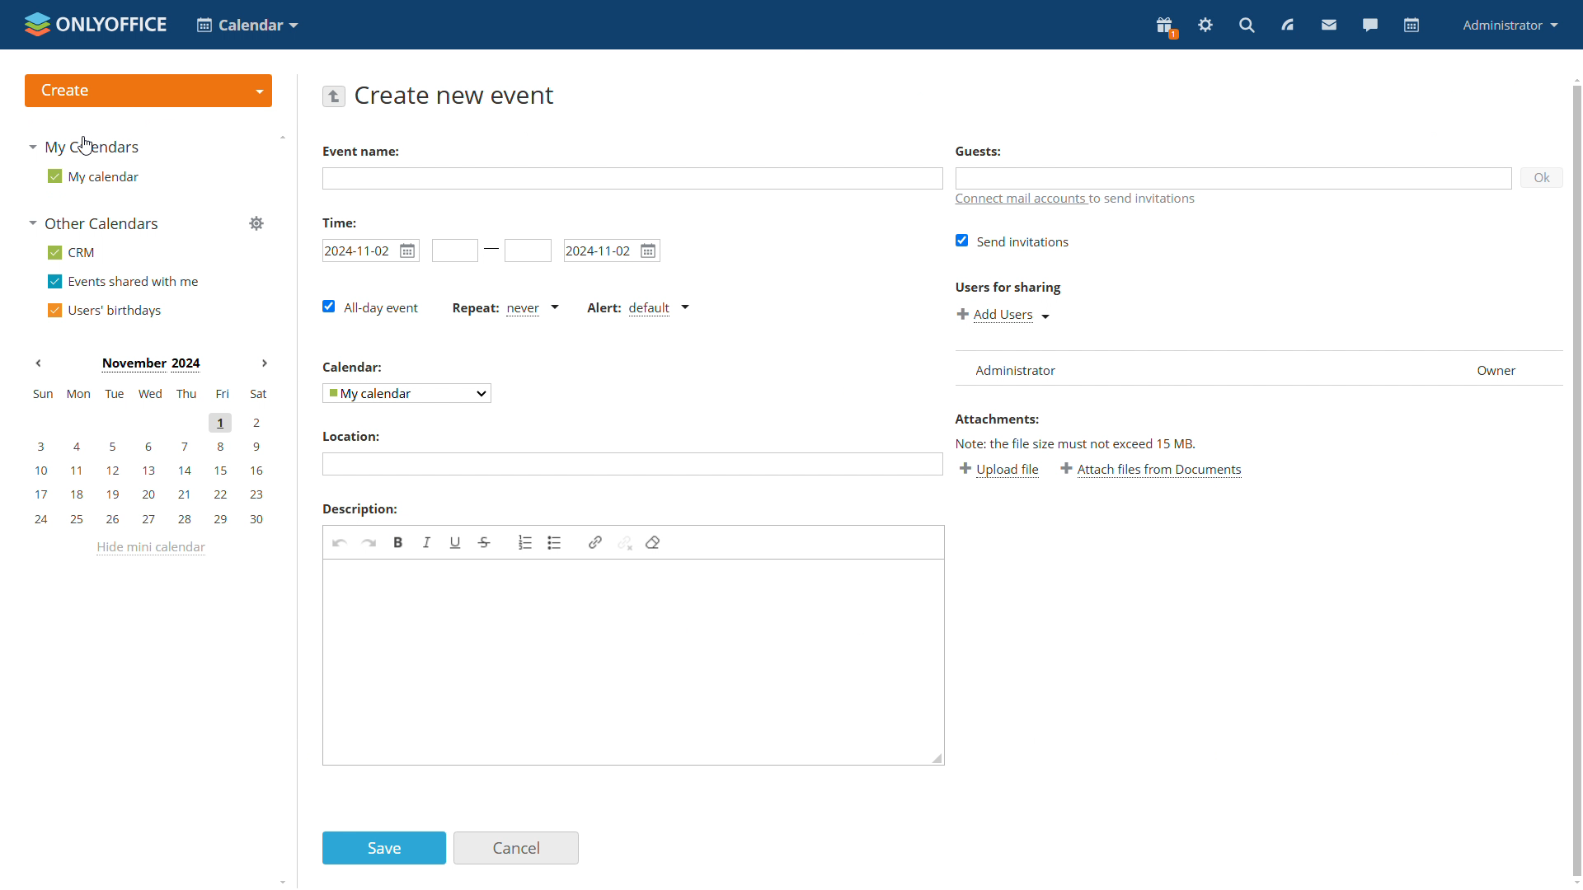  What do you see at coordinates (359, 151) in the screenshot?
I see `Event name` at bounding box center [359, 151].